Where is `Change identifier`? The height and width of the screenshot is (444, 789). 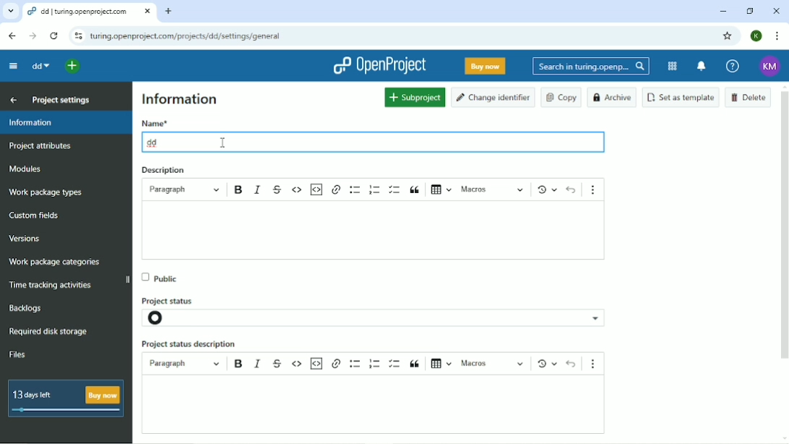 Change identifier is located at coordinates (493, 98).